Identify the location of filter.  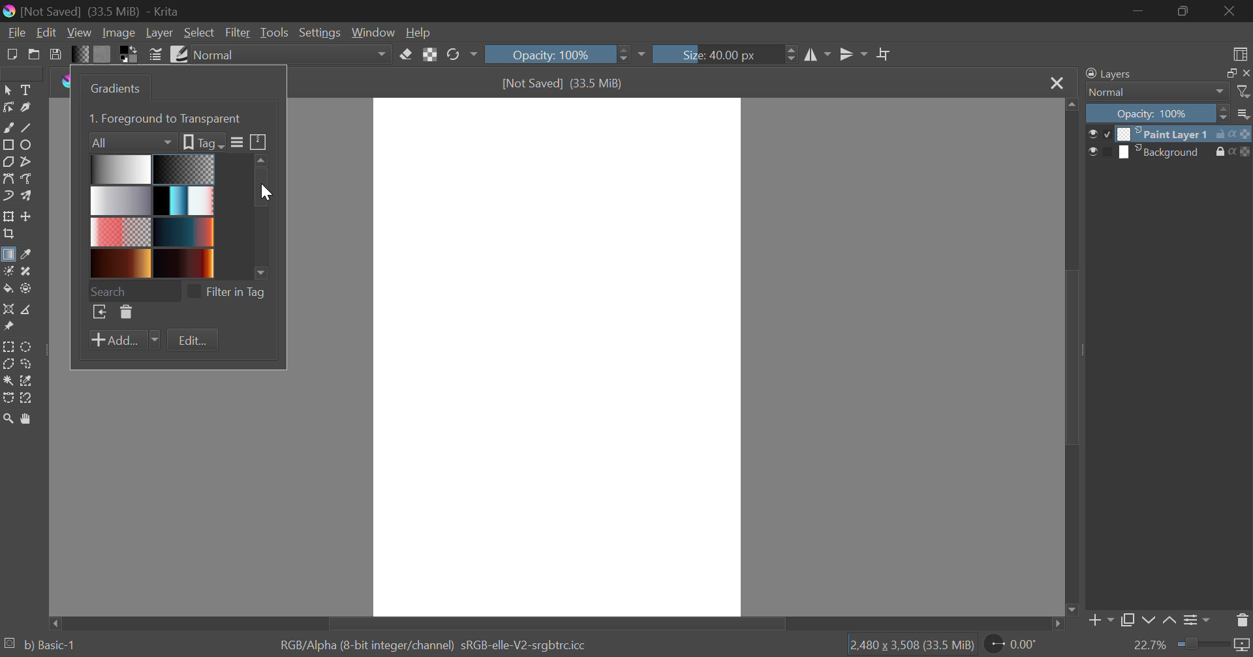
(1245, 92).